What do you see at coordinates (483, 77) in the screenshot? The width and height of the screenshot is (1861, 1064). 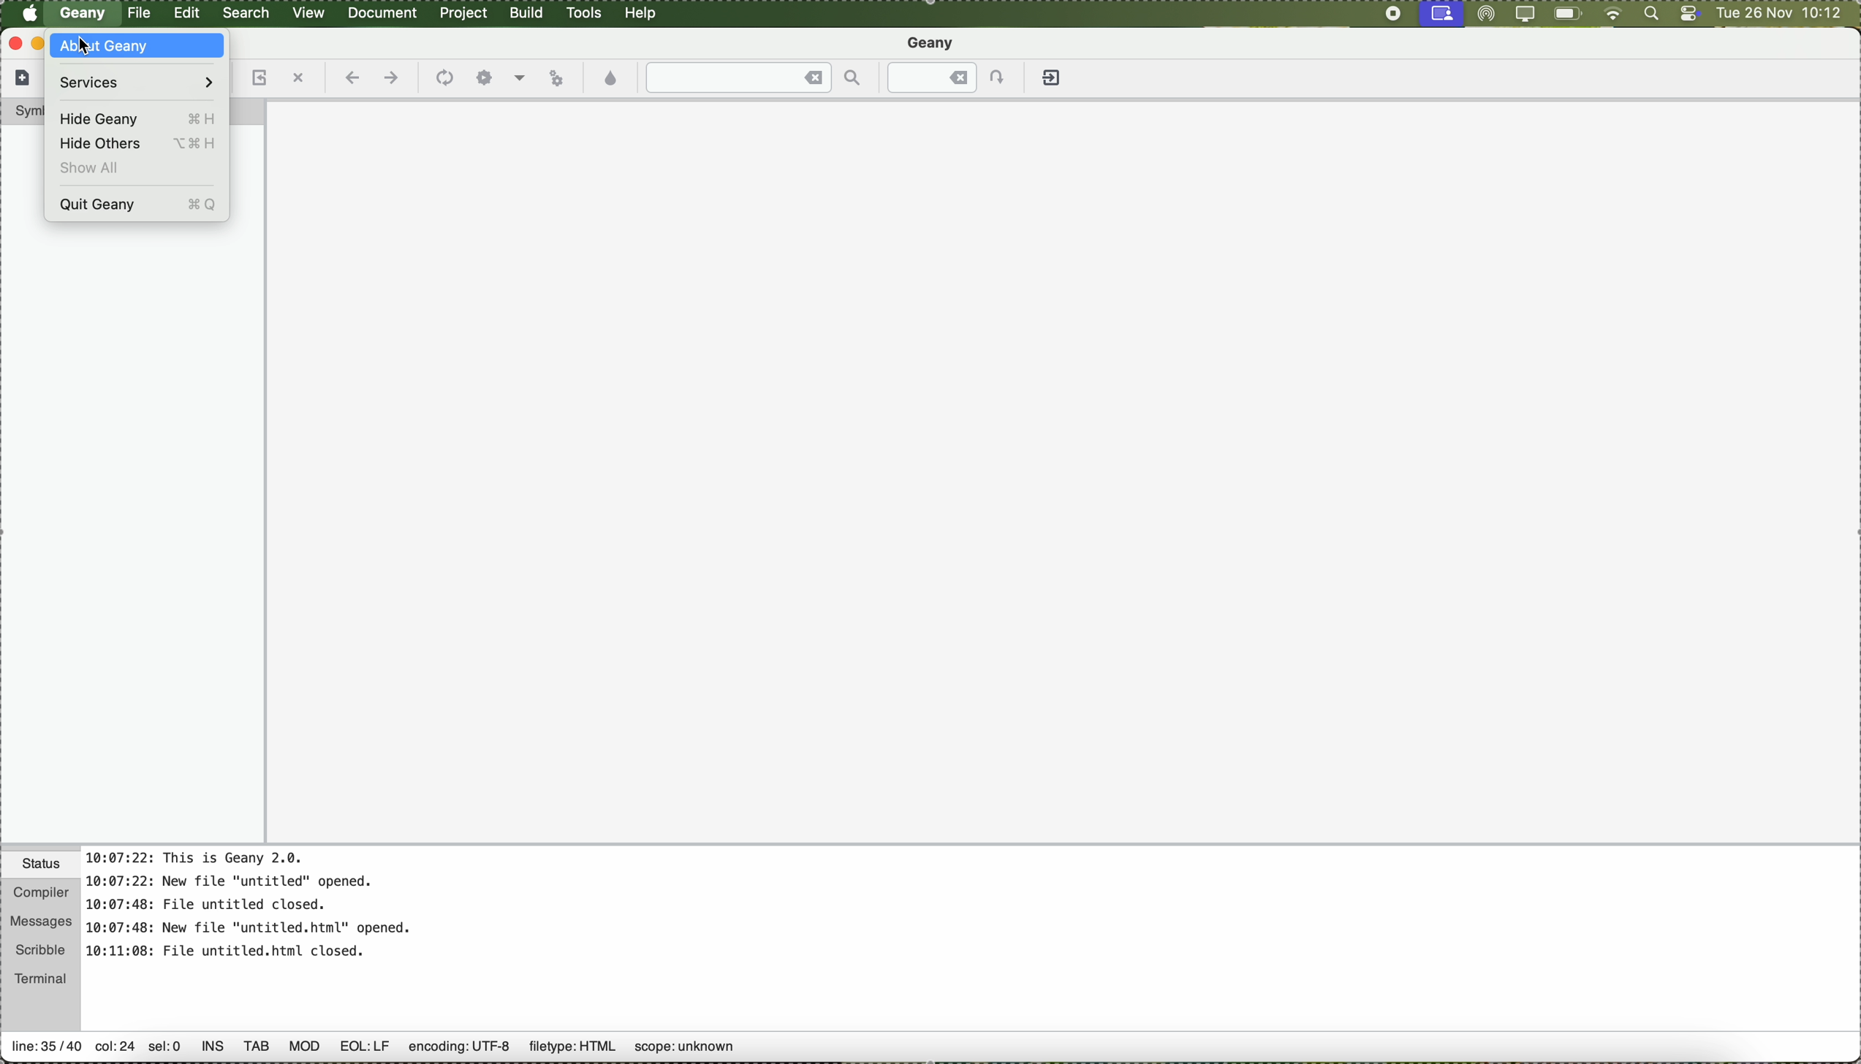 I see `settings` at bounding box center [483, 77].